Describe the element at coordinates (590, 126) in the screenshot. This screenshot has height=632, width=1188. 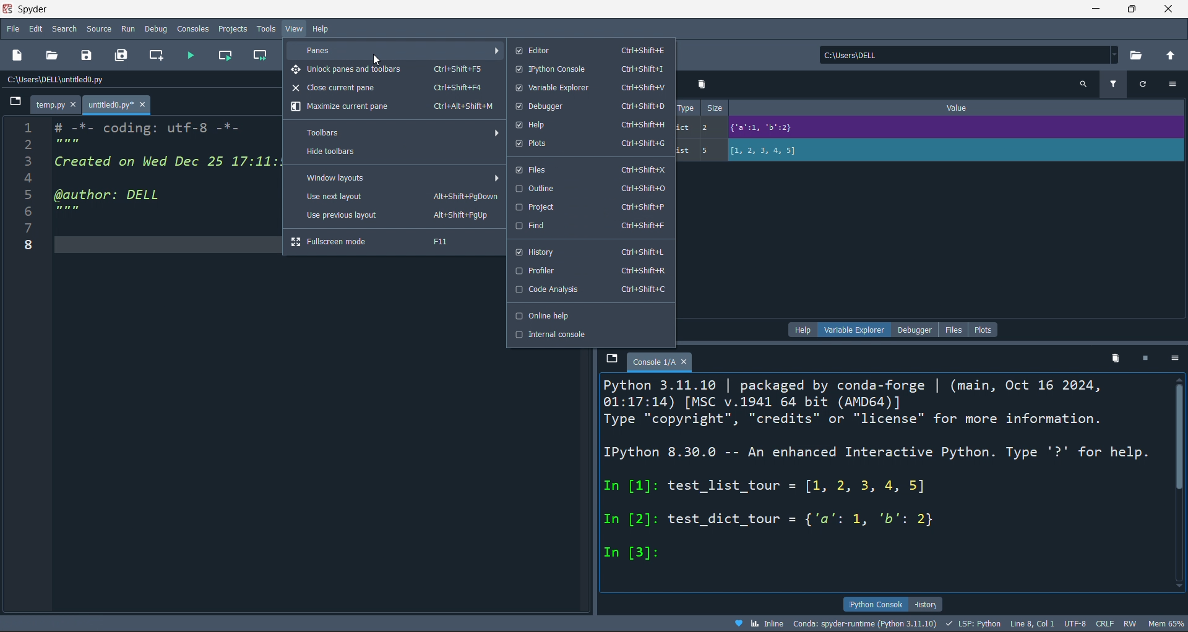
I see `help` at that location.